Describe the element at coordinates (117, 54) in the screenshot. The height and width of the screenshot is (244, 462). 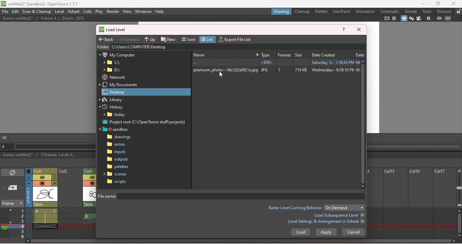
I see `My computer` at that location.